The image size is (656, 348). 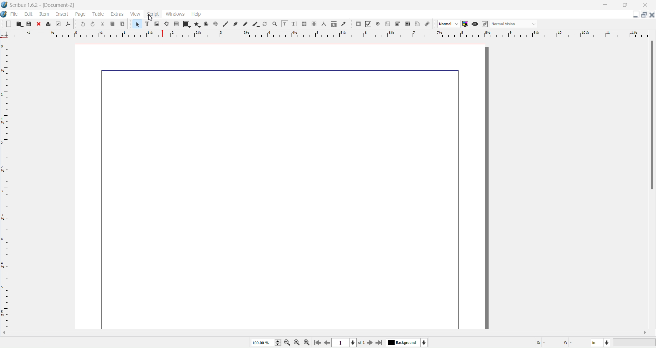 What do you see at coordinates (398, 24) in the screenshot?
I see `PDF Combo Box` at bounding box center [398, 24].